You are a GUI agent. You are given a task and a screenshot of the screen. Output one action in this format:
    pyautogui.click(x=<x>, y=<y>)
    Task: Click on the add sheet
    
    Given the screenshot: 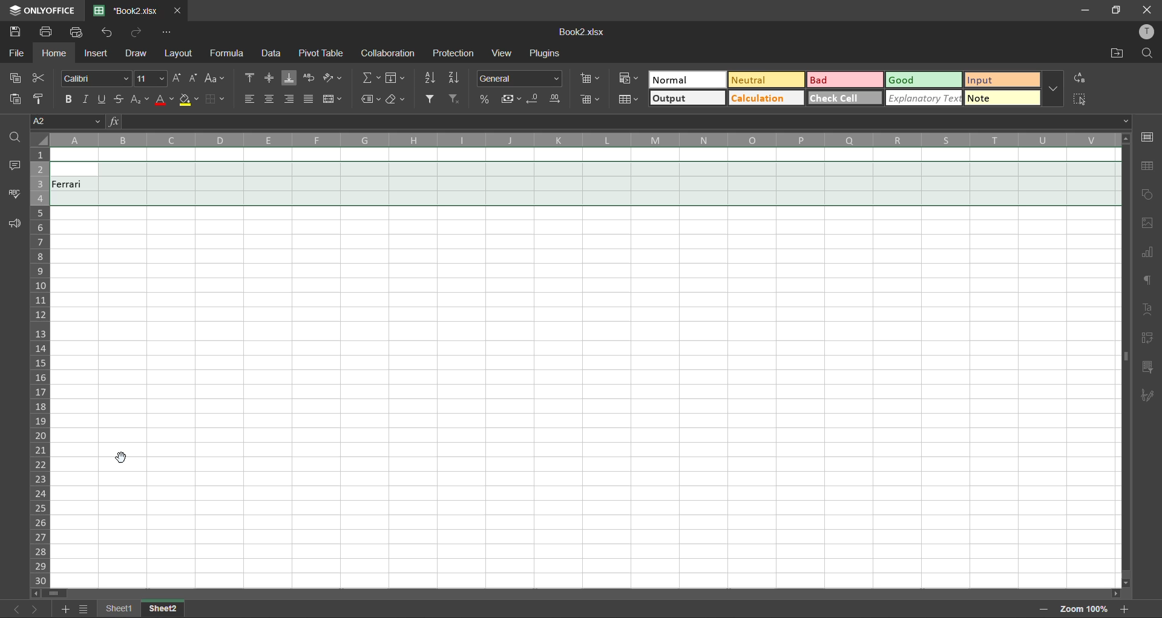 What is the action you would take?
    pyautogui.click(x=65, y=608)
    